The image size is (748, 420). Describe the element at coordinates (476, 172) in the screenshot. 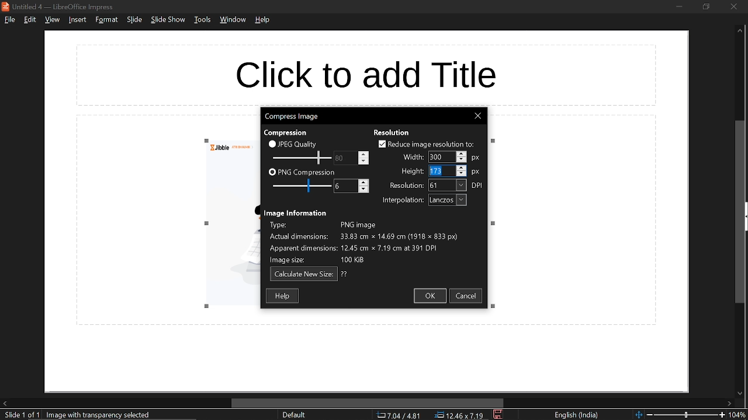

I see `px` at that location.